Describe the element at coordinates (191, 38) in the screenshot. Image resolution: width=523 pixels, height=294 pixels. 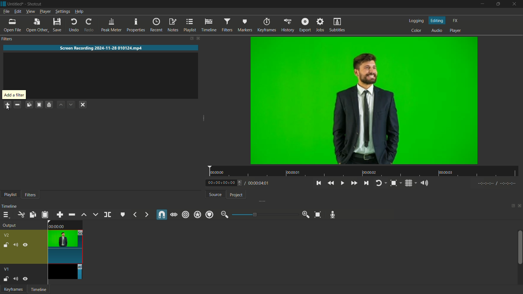
I see `change layout` at that location.